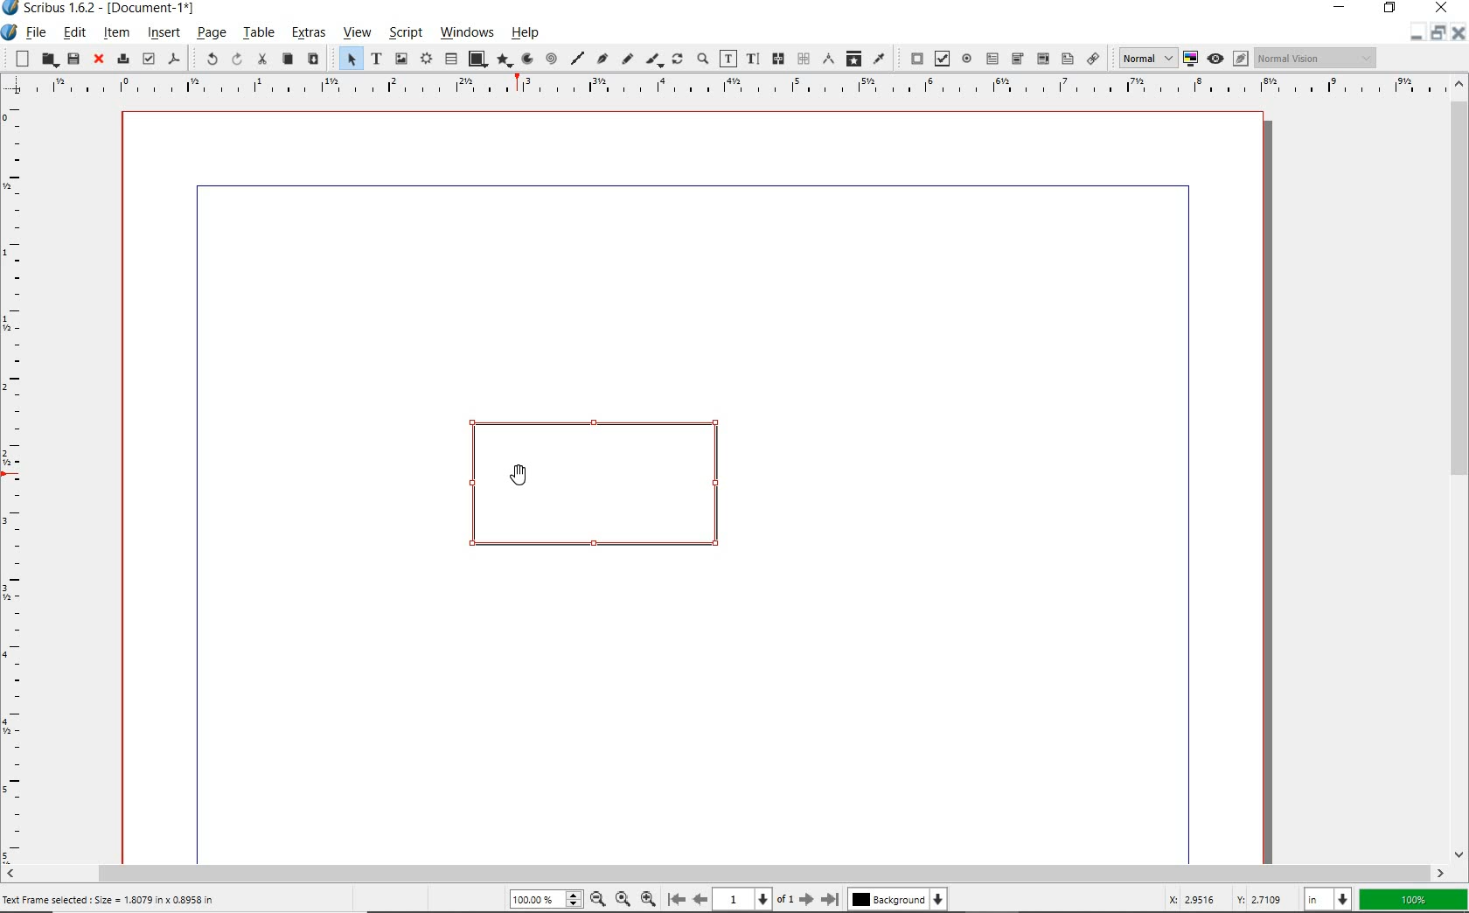  What do you see at coordinates (36, 32) in the screenshot?
I see `file` at bounding box center [36, 32].